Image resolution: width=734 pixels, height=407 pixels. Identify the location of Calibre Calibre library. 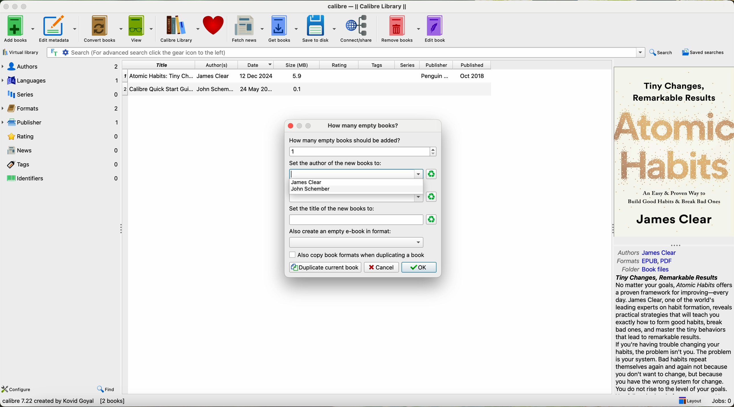
(369, 6).